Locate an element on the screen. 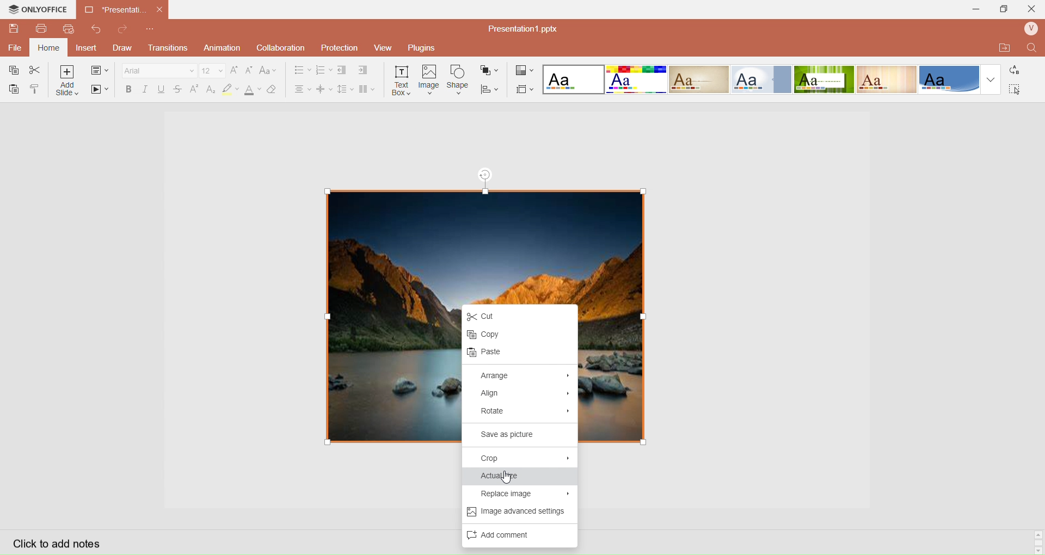 The width and height of the screenshot is (1045, 555). Horizontal Align is located at coordinates (304, 88).